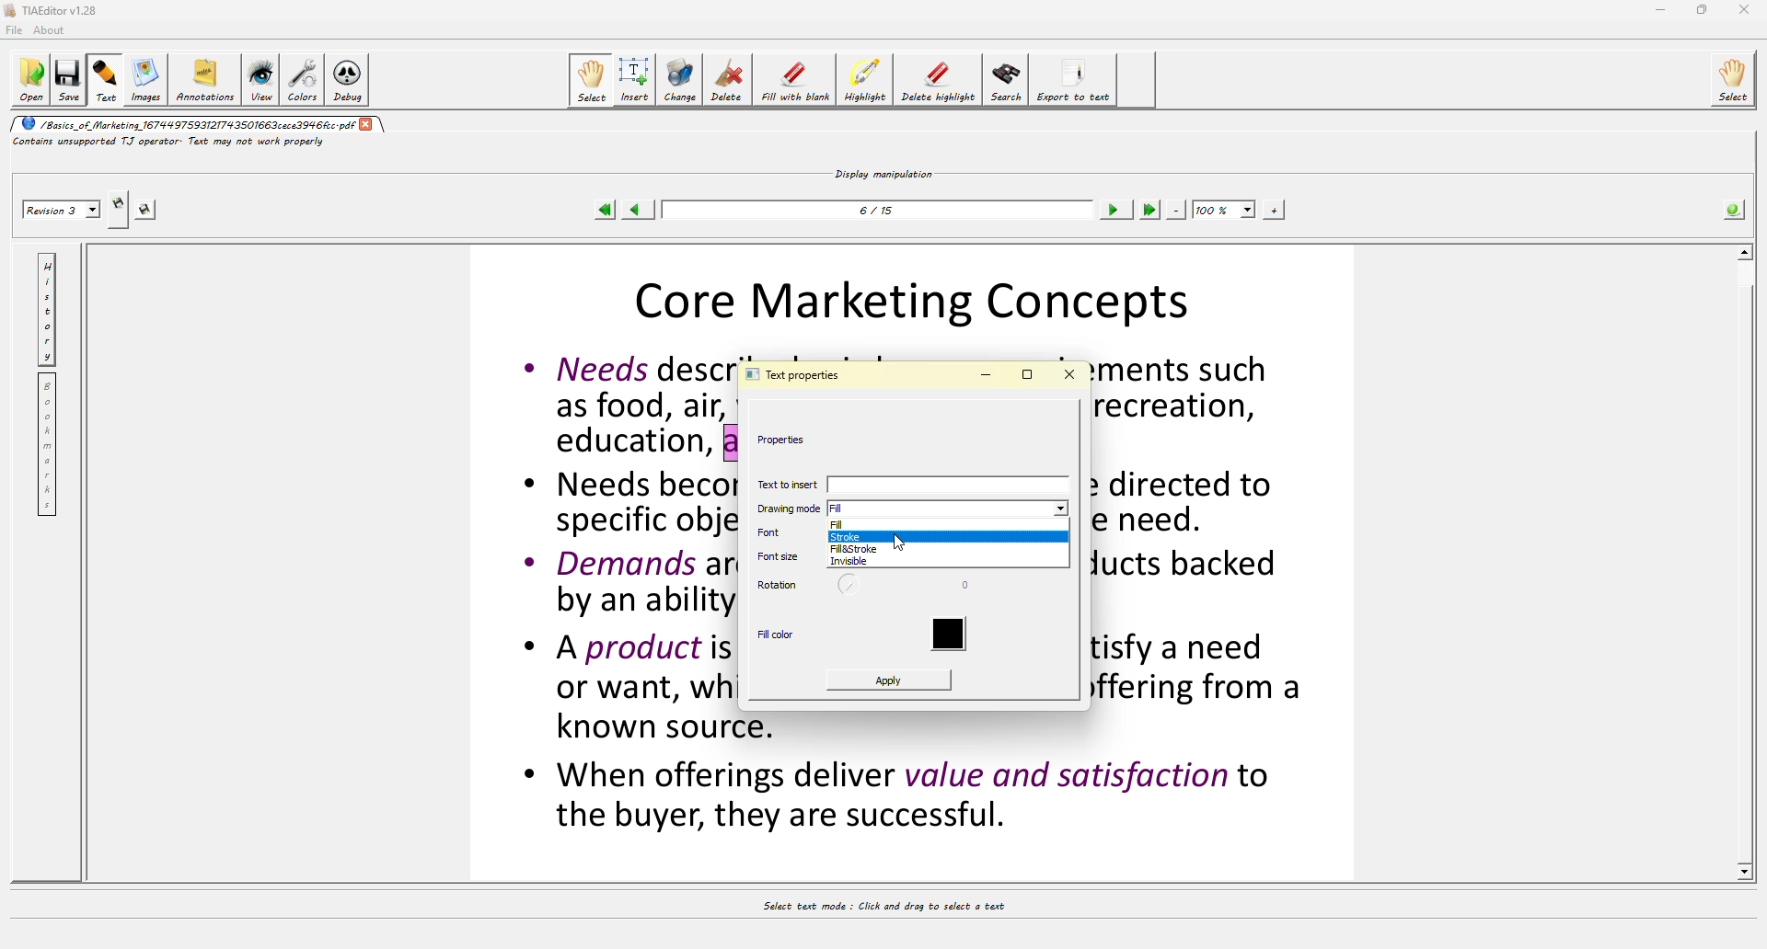 Image resolution: width=1767 pixels, height=949 pixels. I want to click on /basics_of_marketing_1674497593121743501663cece3946fcc.pdf, so click(183, 123).